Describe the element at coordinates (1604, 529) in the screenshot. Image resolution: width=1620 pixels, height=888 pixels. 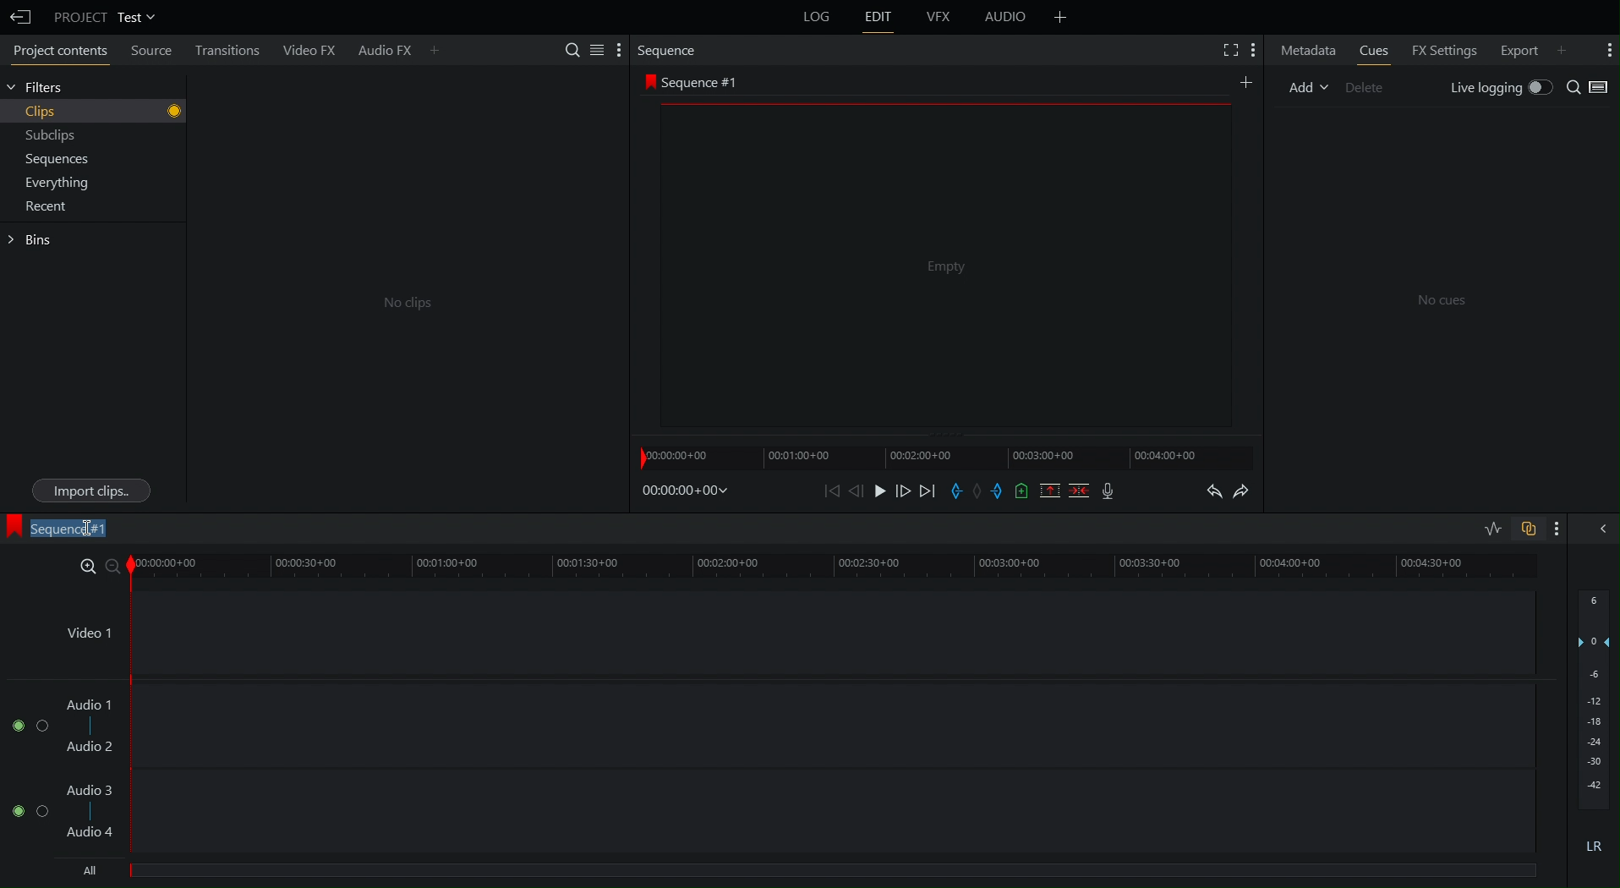
I see `Show/hide audio mix` at that location.